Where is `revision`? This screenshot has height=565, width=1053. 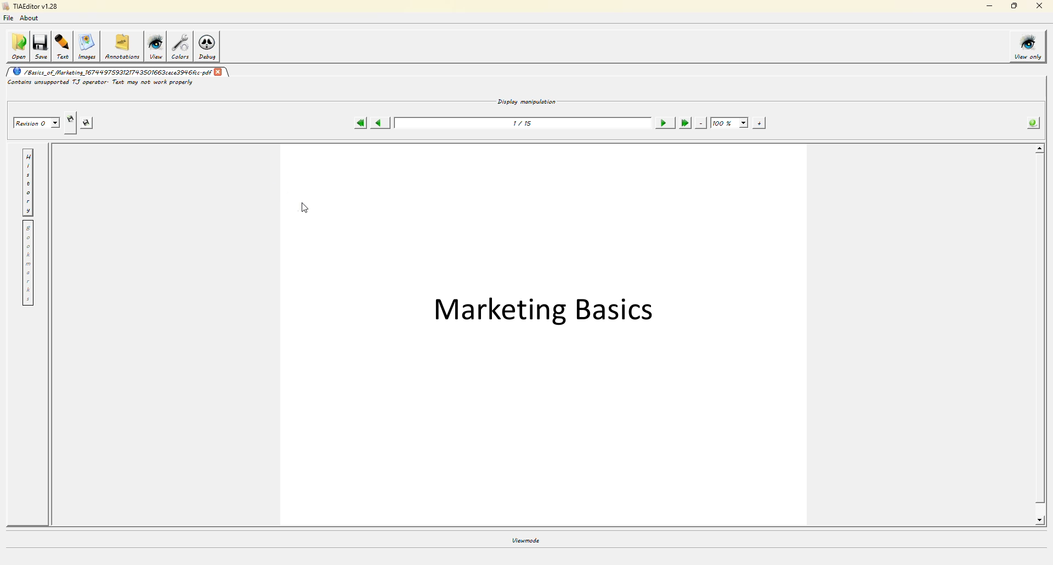 revision is located at coordinates (36, 123).